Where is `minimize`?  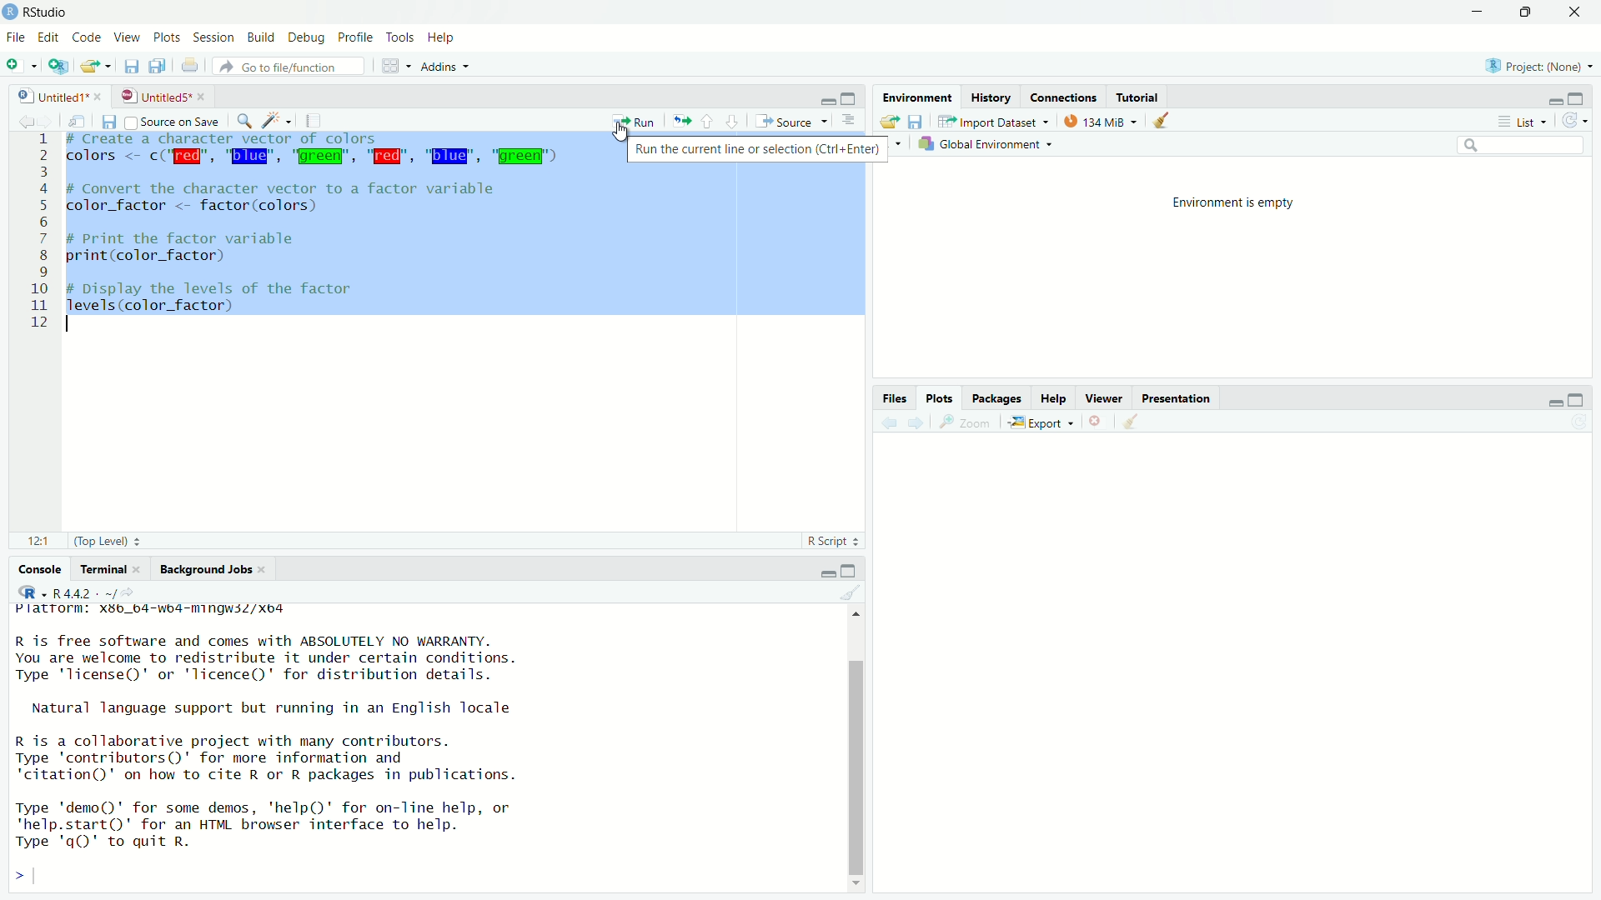 minimize is located at coordinates (819, 570).